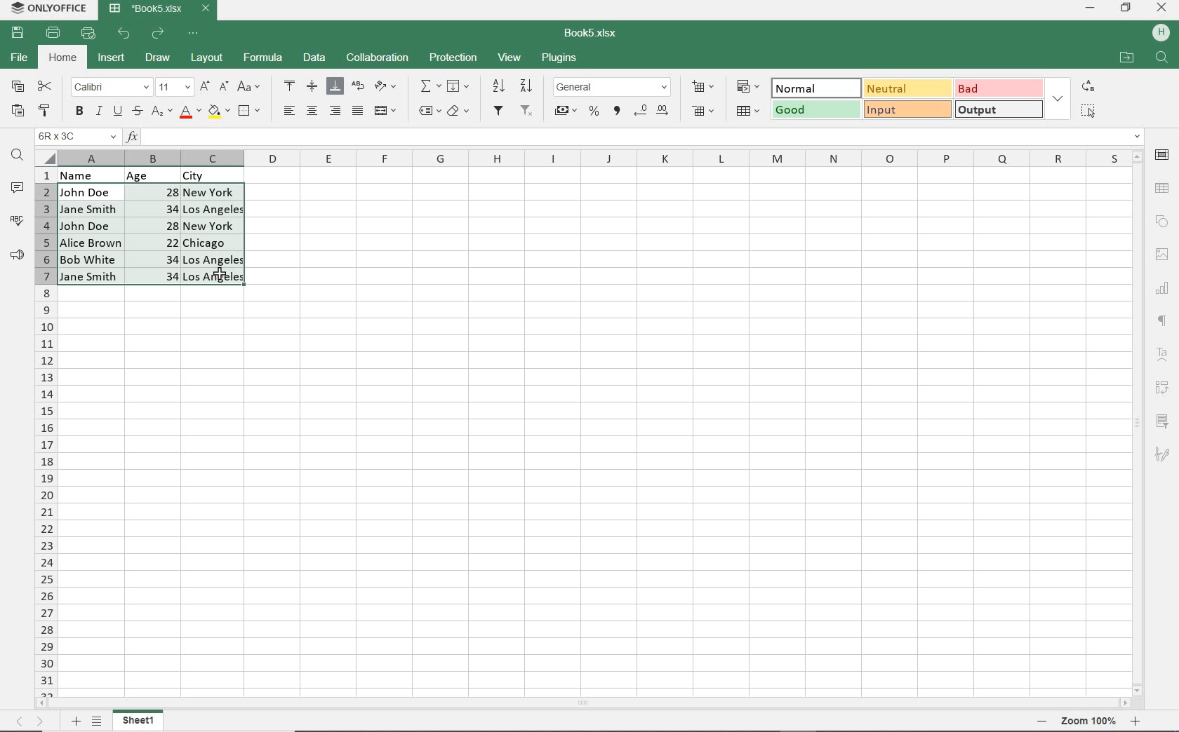 This screenshot has height=732, width=1179. Describe the element at coordinates (907, 88) in the screenshot. I see `NEUTRAL` at that location.